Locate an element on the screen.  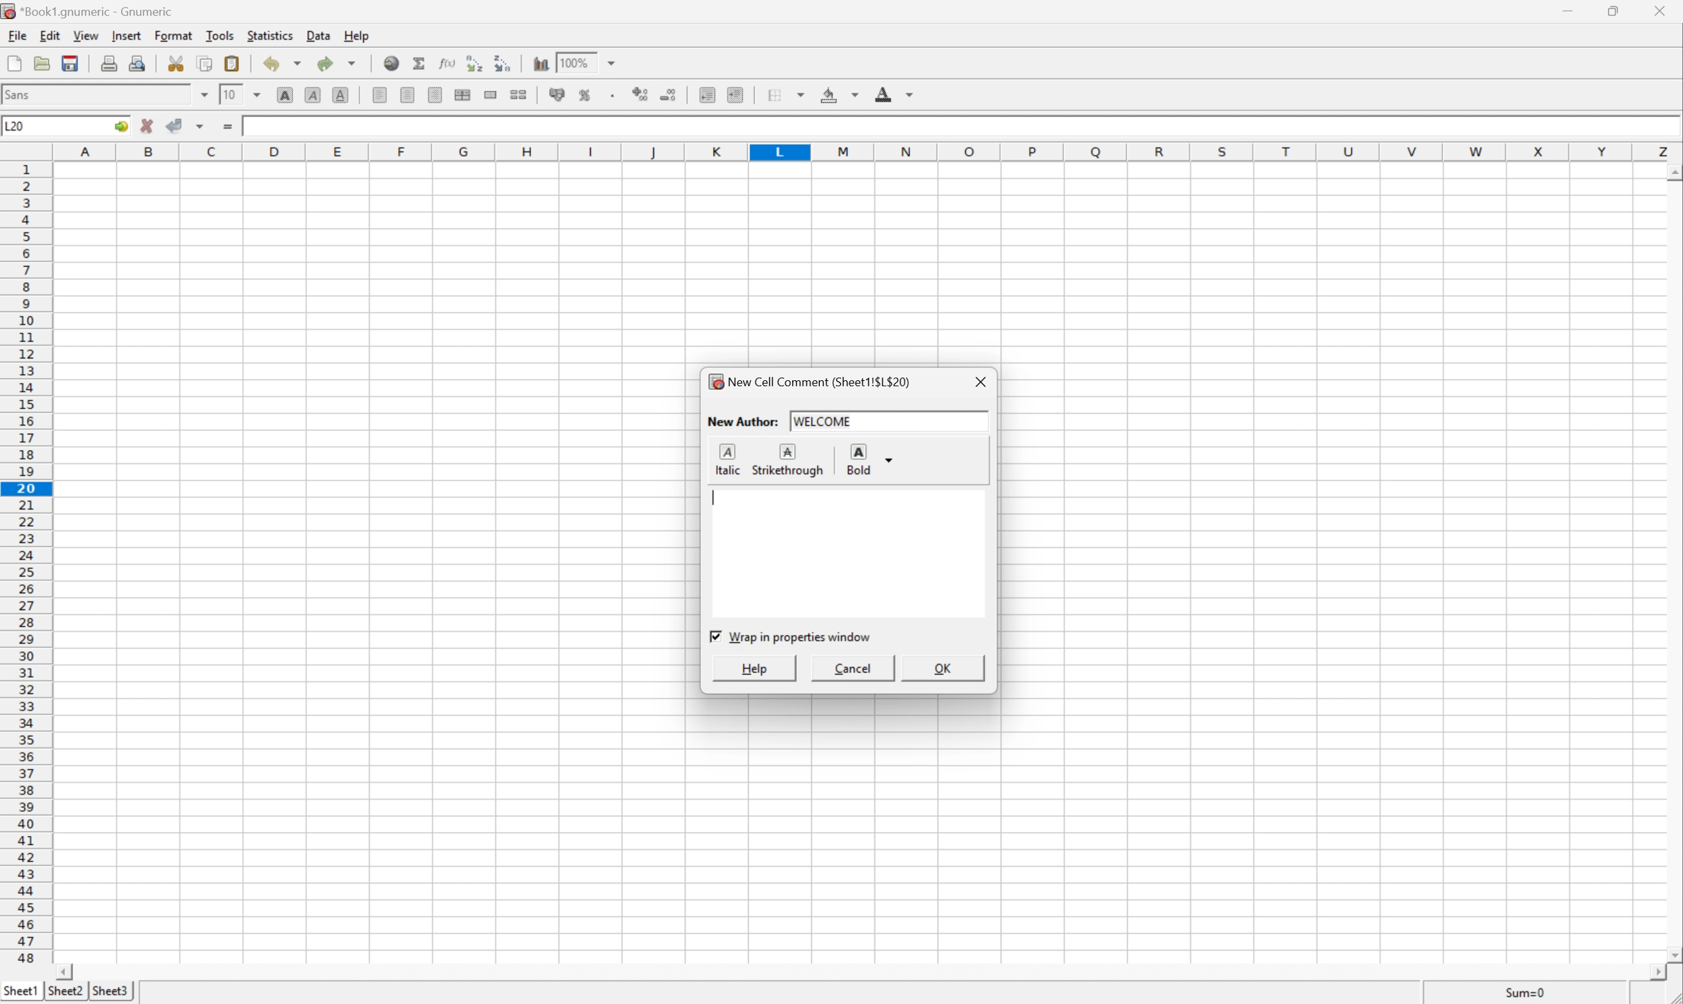
Minimize is located at coordinates (1571, 9).